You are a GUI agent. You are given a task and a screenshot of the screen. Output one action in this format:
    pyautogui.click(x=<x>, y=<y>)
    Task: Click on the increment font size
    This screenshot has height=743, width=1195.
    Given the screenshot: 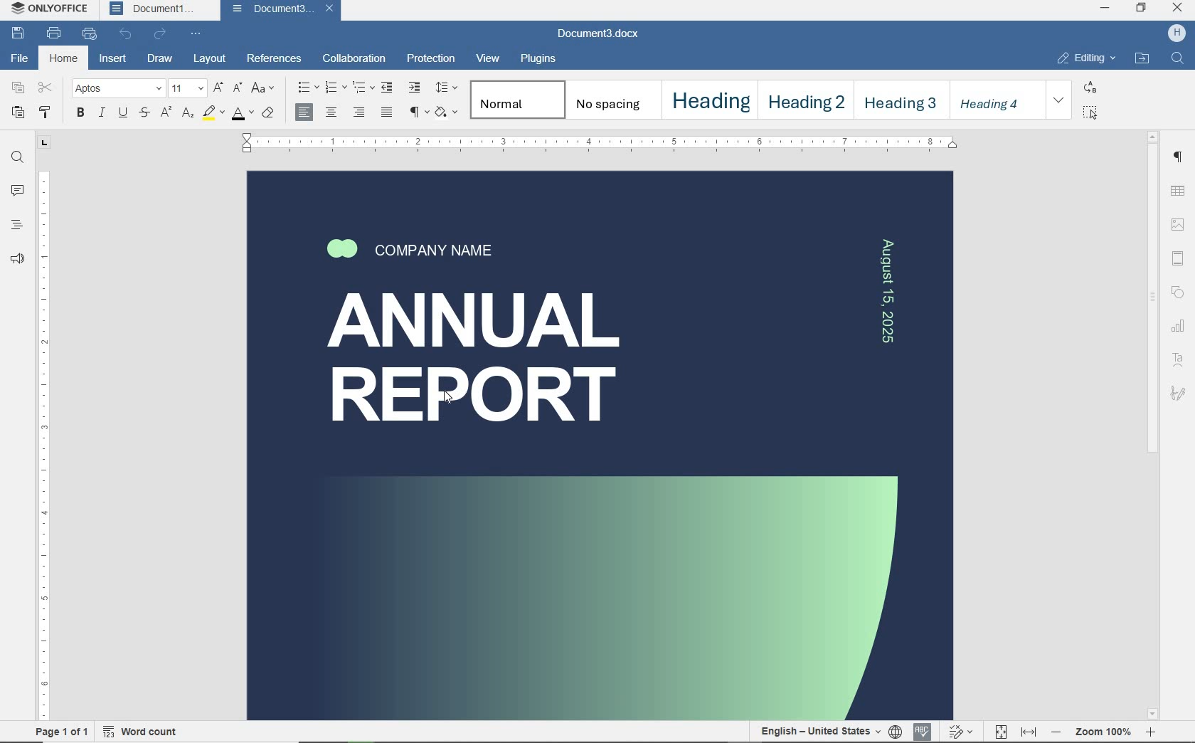 What is the action you would take?
    pyautogui.click(x=218, y=90)
    